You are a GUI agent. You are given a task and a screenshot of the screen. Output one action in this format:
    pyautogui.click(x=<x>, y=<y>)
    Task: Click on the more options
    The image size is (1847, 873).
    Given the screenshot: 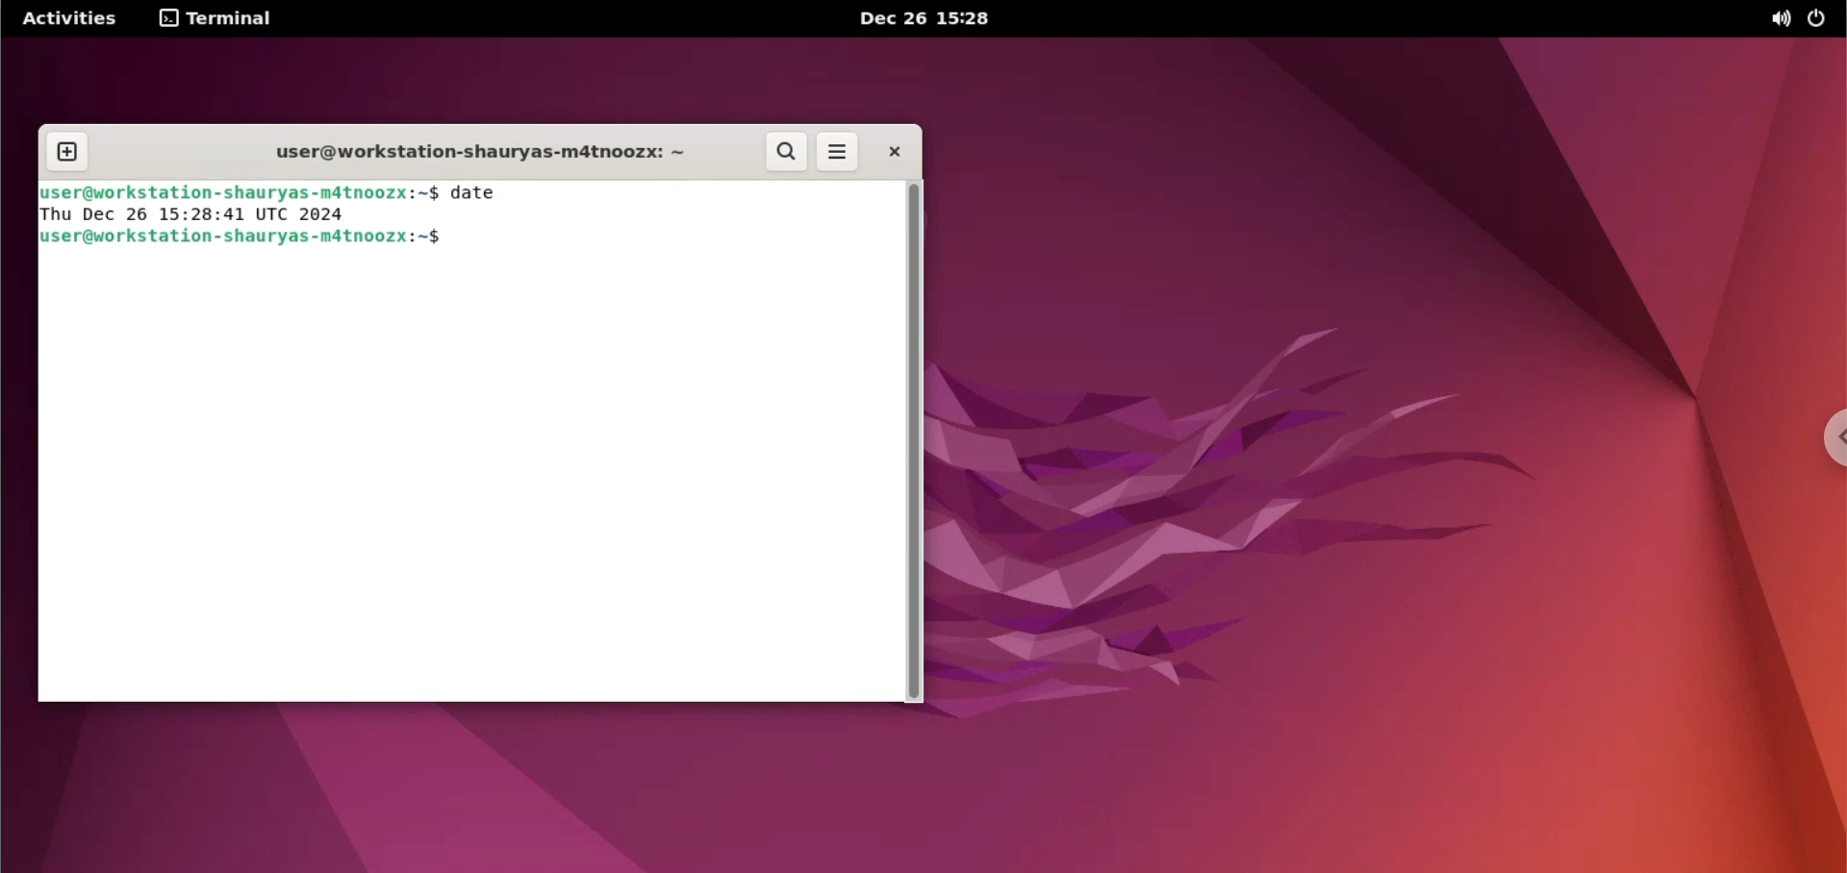 What is the action you would take?
    pyautogui.click(x=838, y=154)
    